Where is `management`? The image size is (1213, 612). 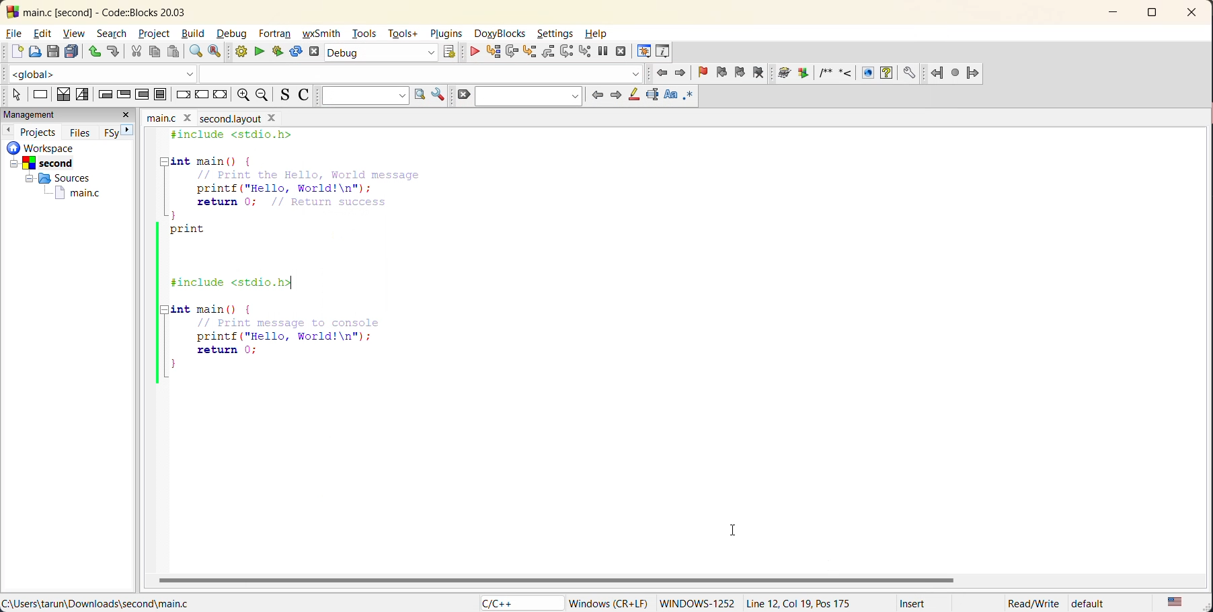
management is located at coordinates (52, 114).